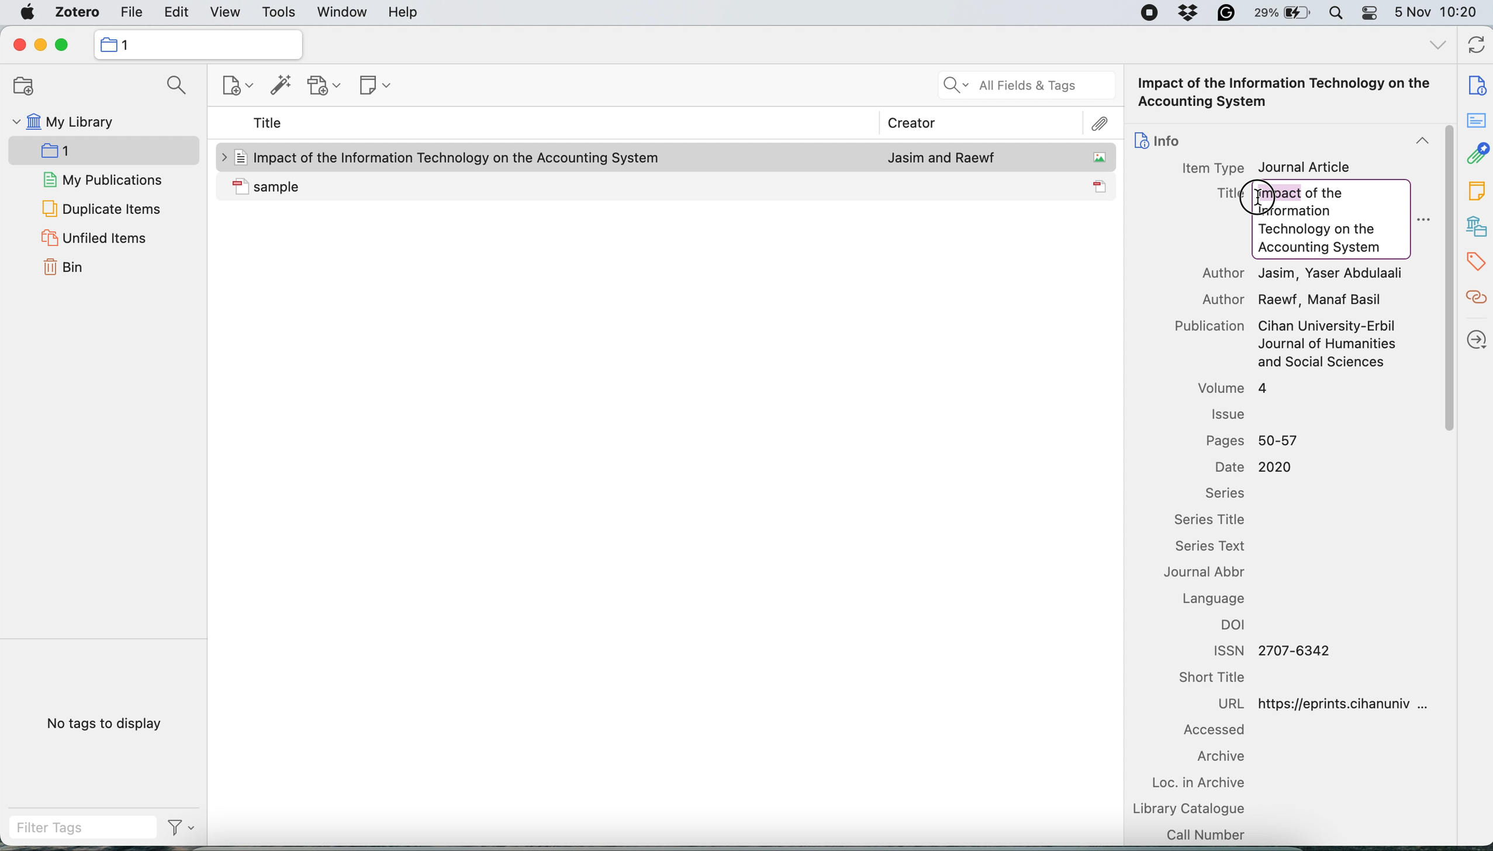  I want to click on grammarly, so click(1226, 13).